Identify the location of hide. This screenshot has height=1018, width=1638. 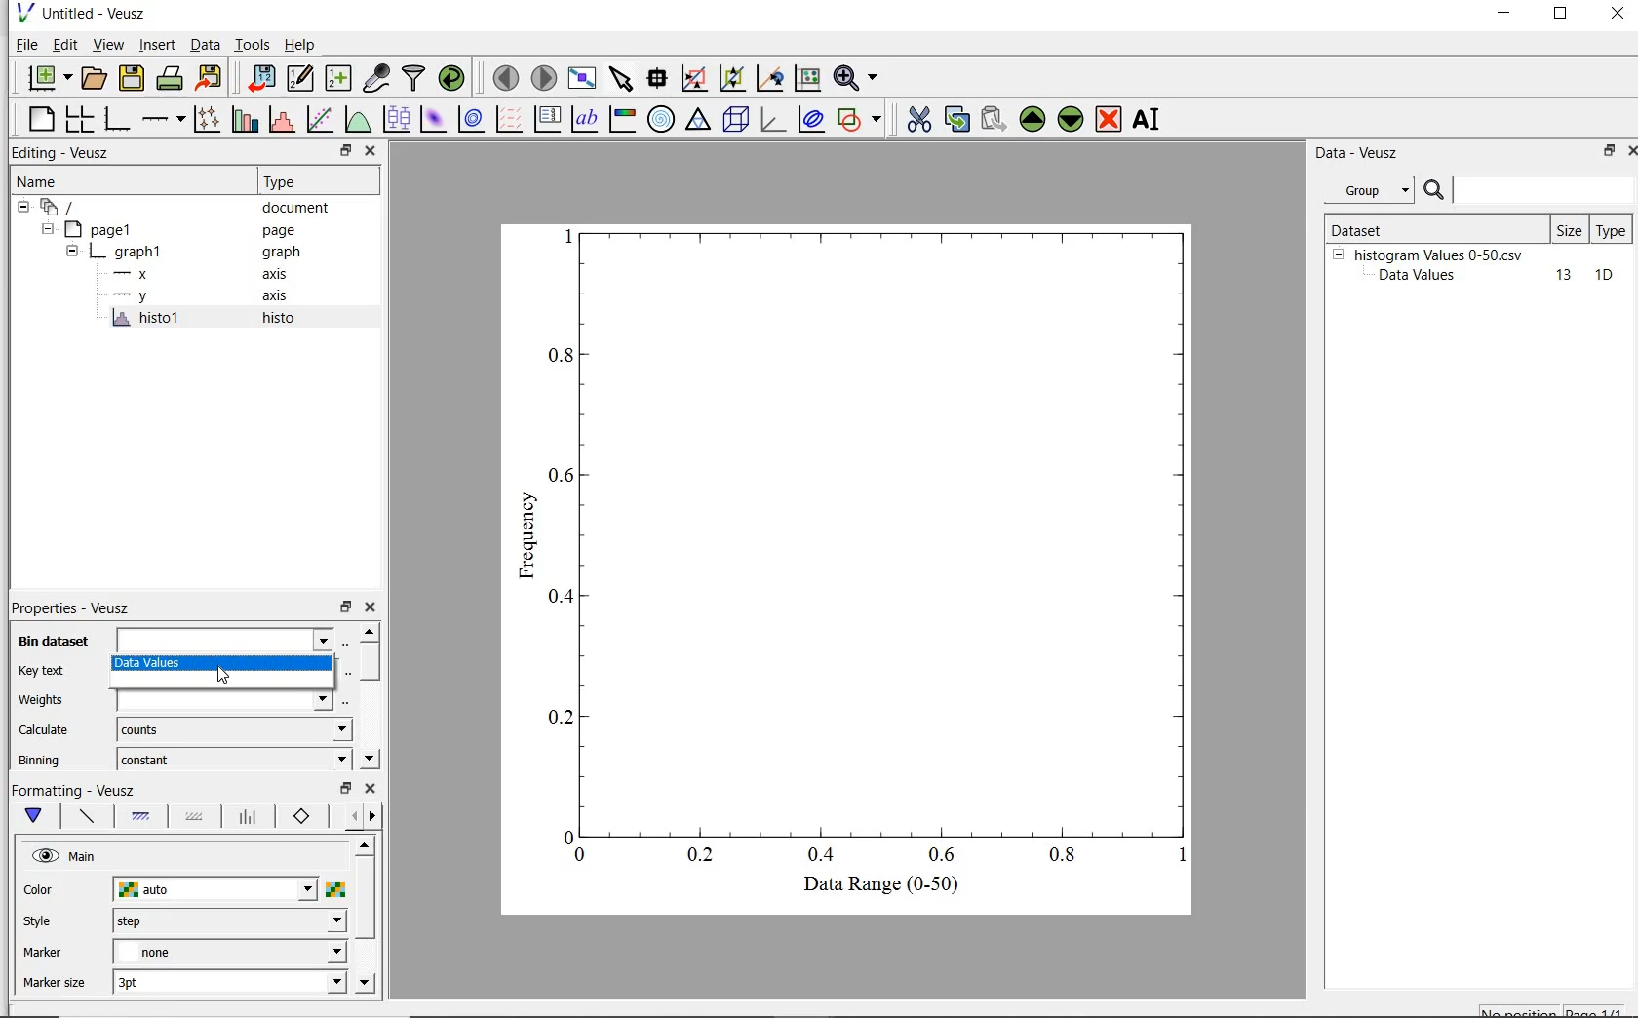
(1338, 254).